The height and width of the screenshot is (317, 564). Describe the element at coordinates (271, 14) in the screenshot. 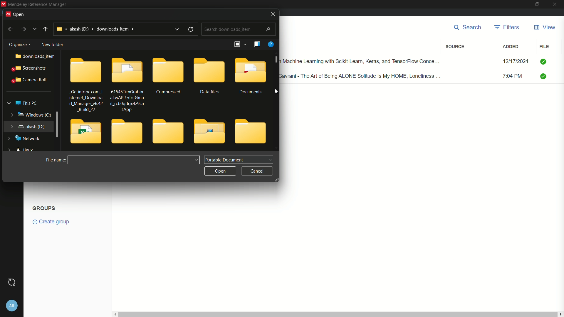

I see `close` at that location.